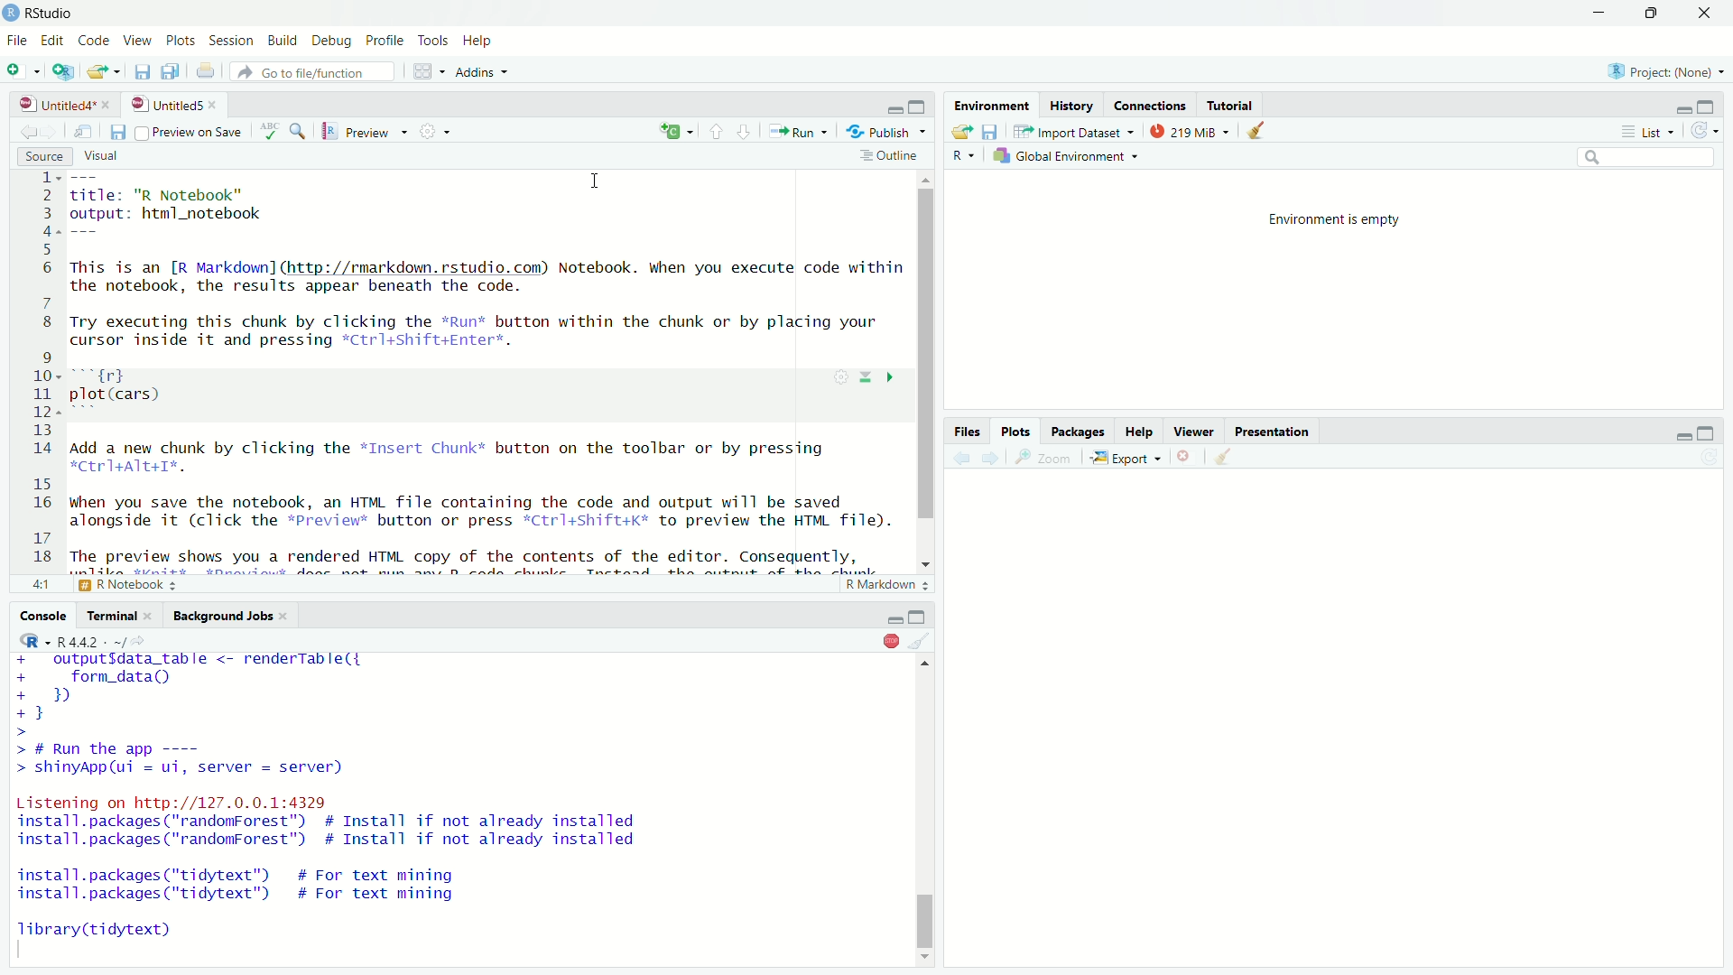 Image resolution: width=1733 pixels, height=975 pixels. What do you see at coordinates (744, 132) in the screenshot?
I see `go to next section` at bounding box center [744, 132].